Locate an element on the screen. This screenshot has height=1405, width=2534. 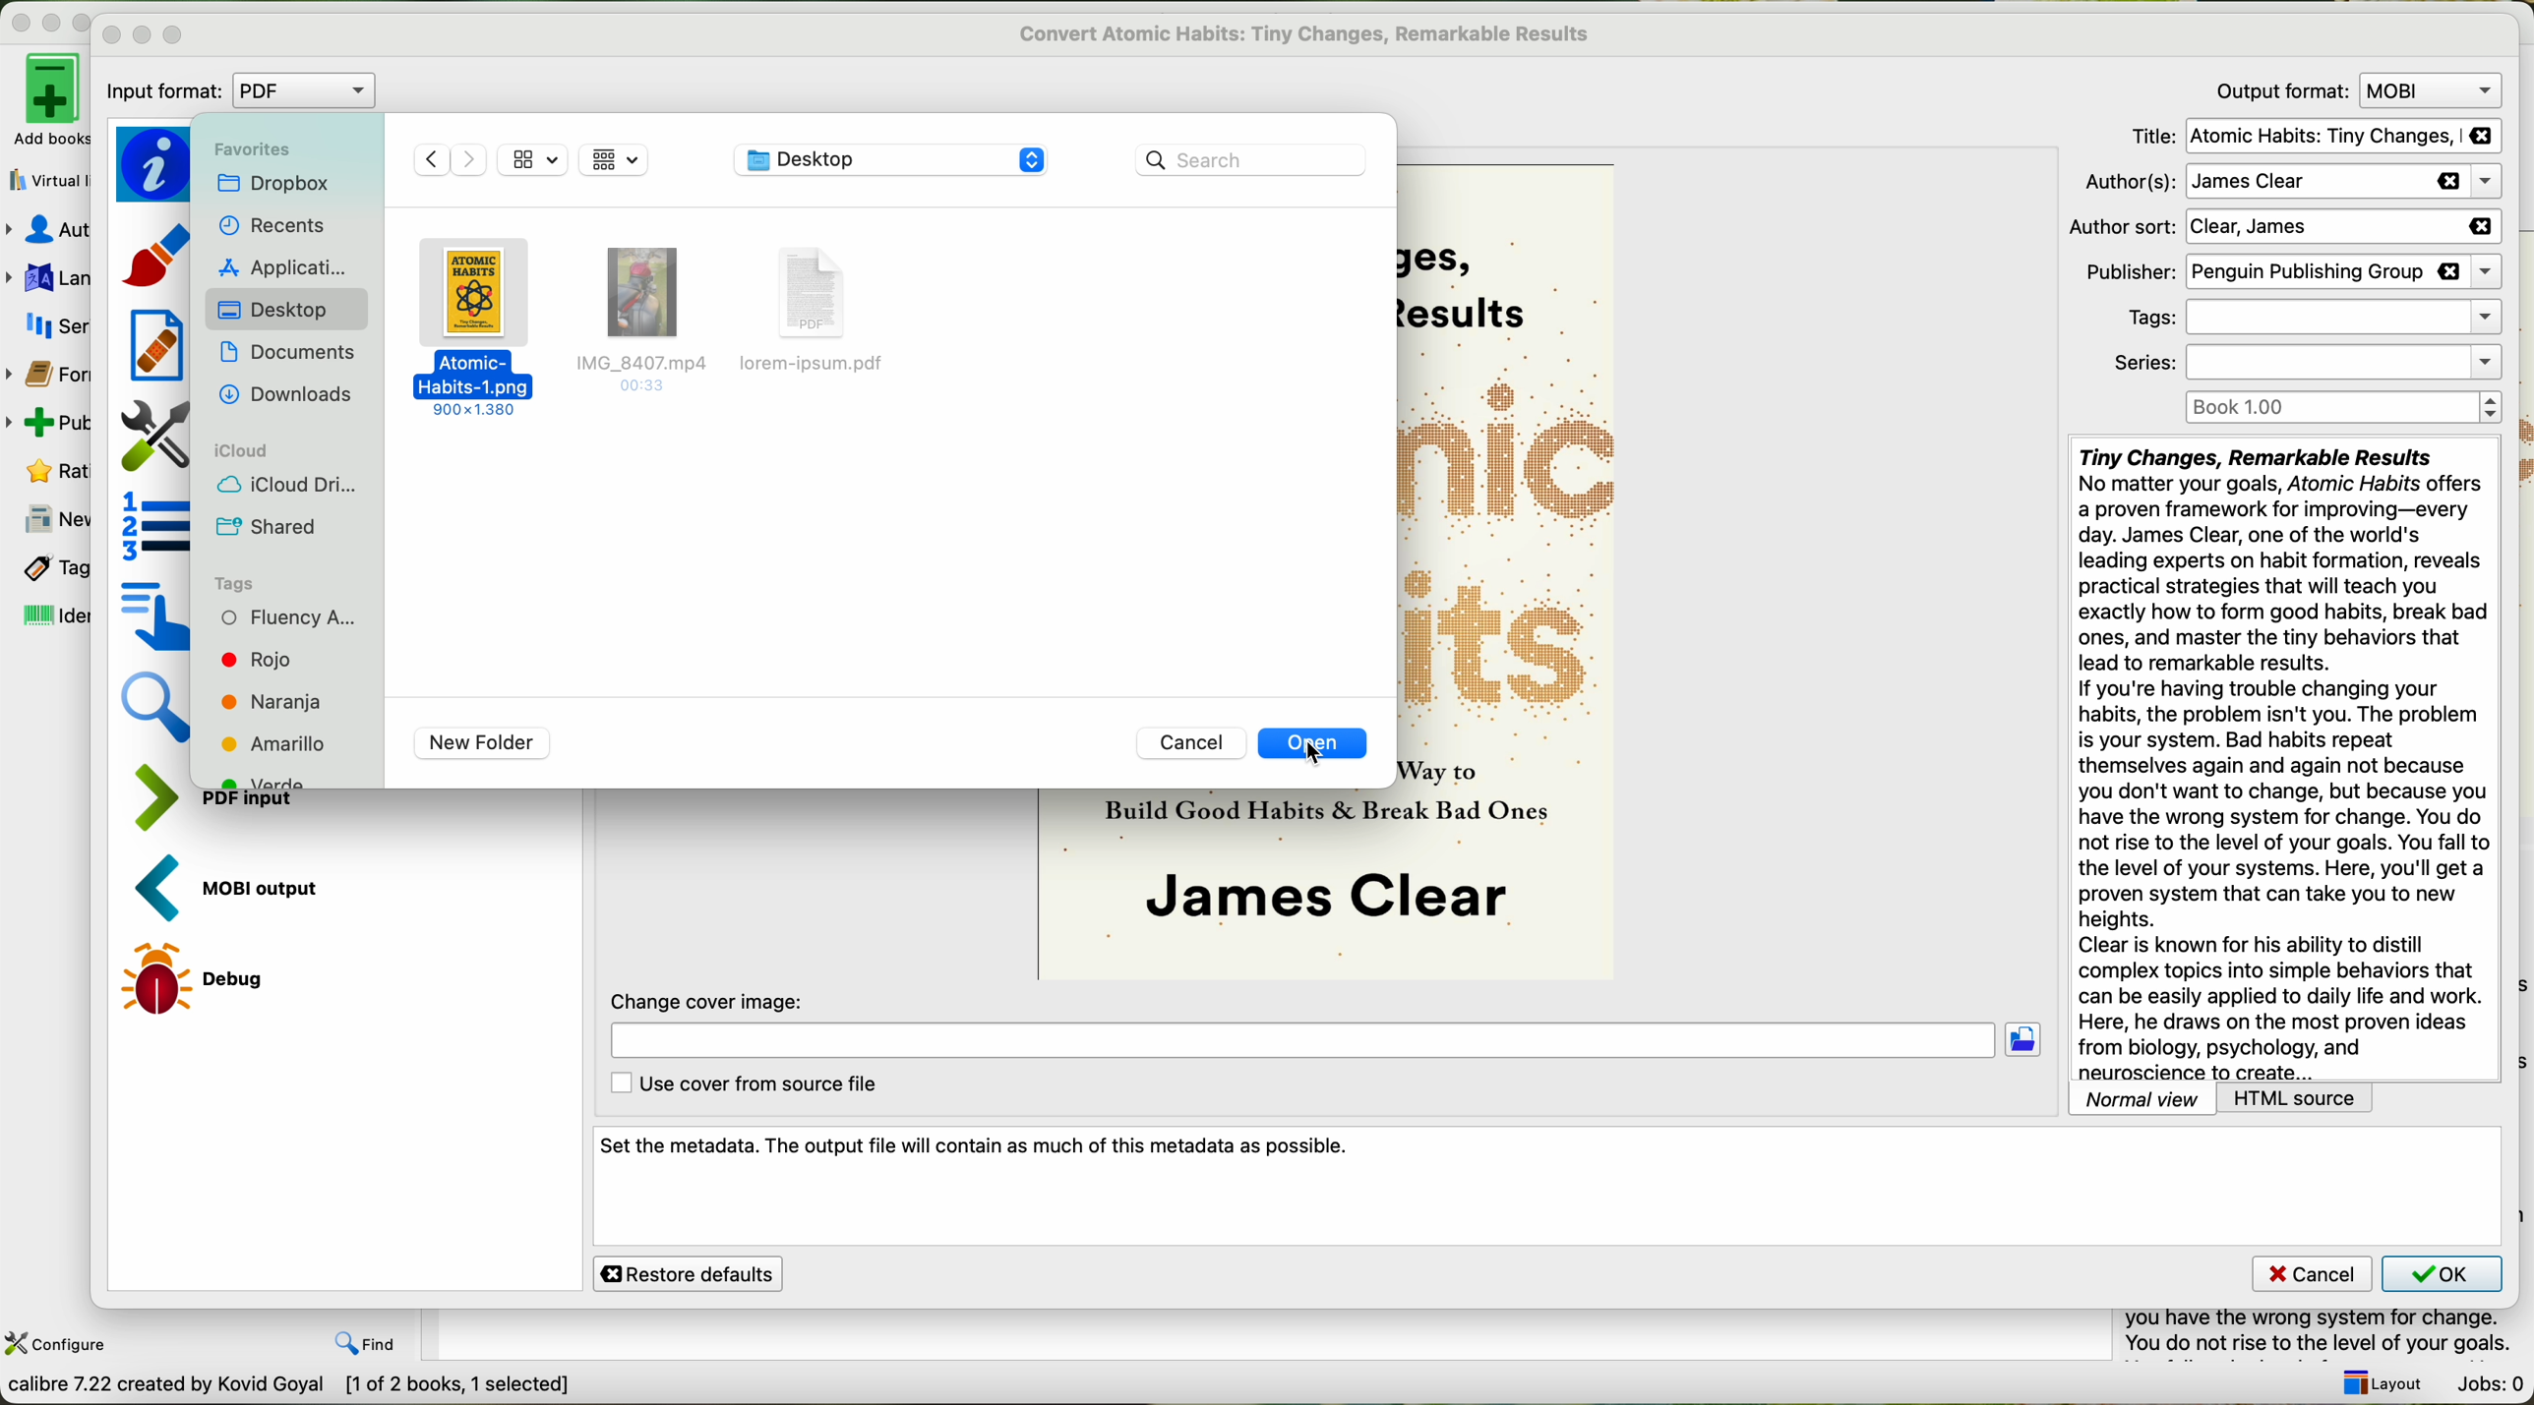
OK is located at coordinates (2441, 1272).